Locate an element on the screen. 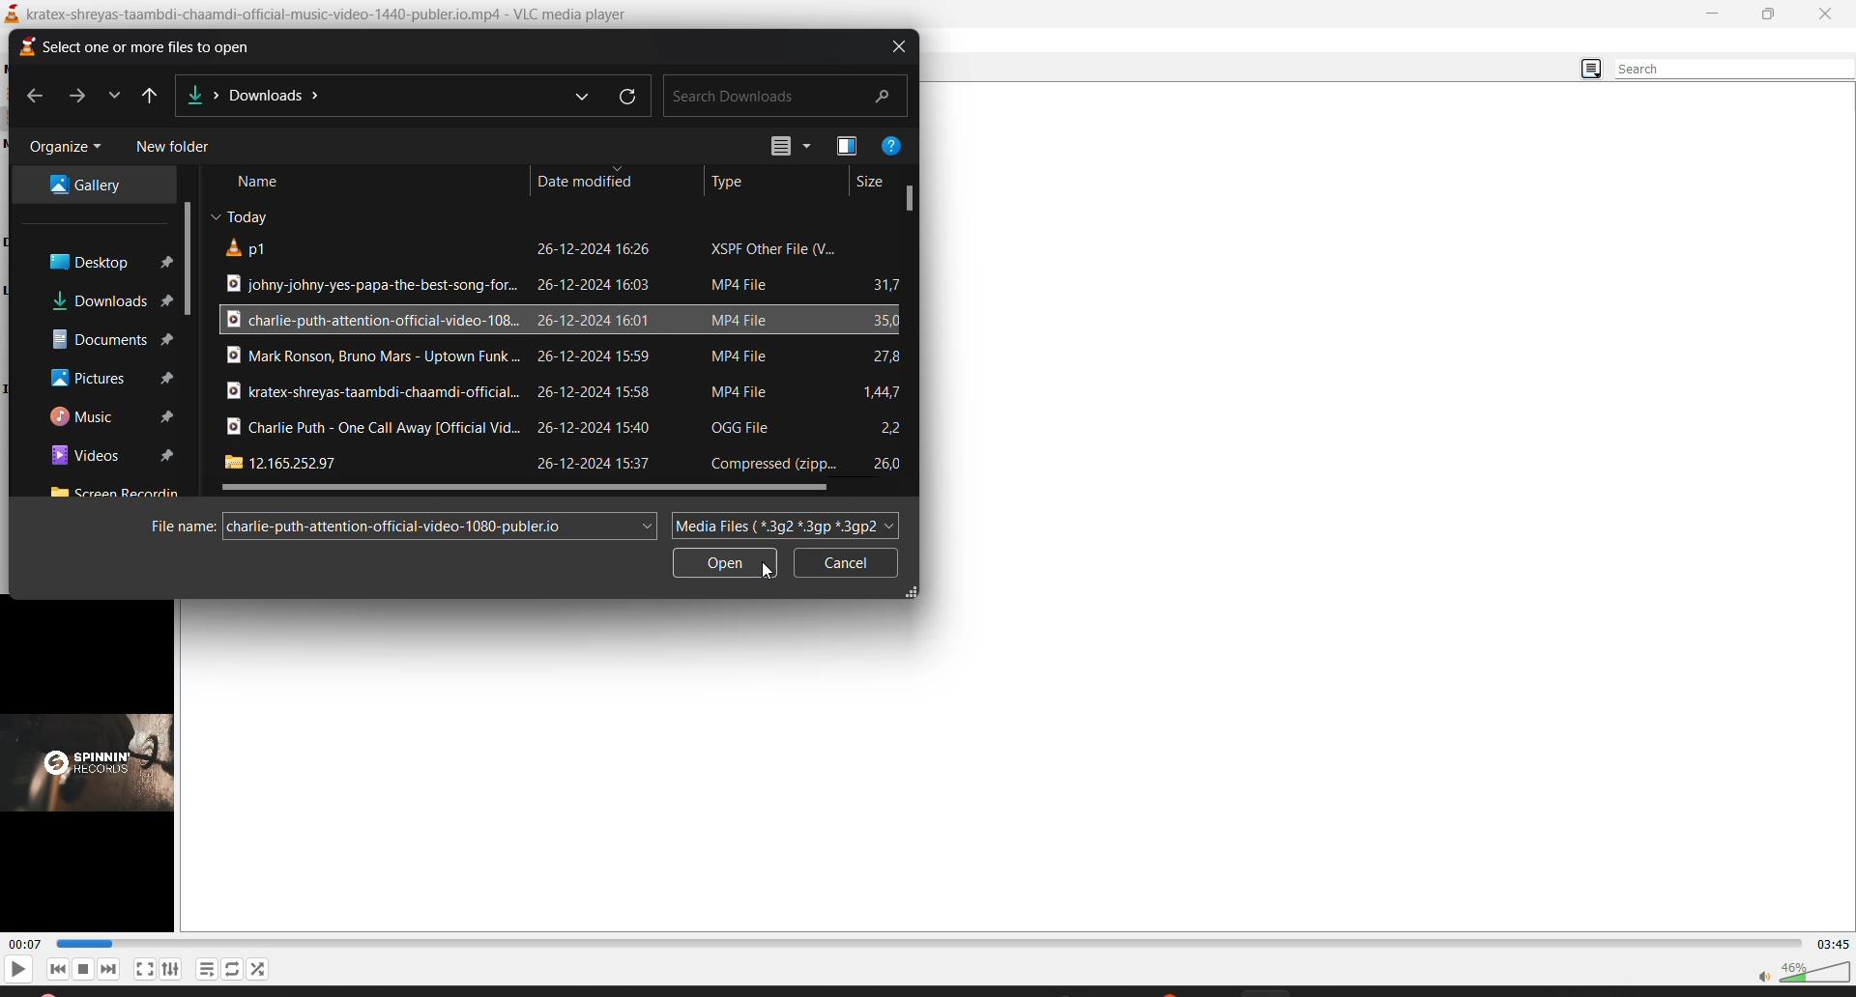 The height and width of the screenshot is (997, 1856). organize is located at coordinates (71, 149).